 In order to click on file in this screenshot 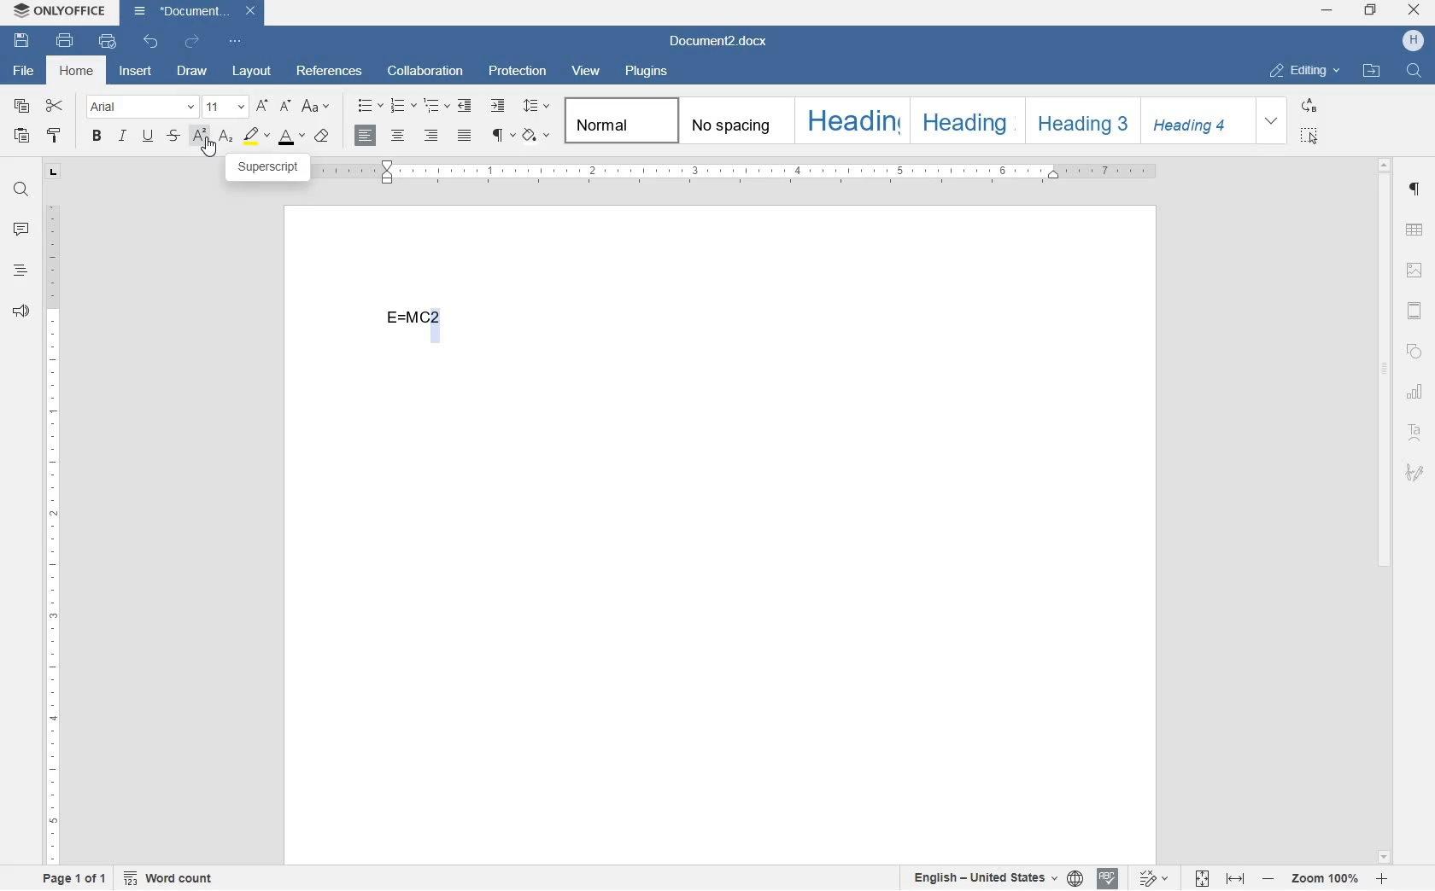, I will do `click(21, 71)`.